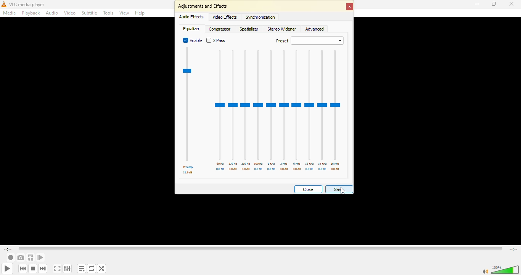  What do you see at coordinates (70, 13) in the screenshot?
I see `video` at bounding box center [70, 13].